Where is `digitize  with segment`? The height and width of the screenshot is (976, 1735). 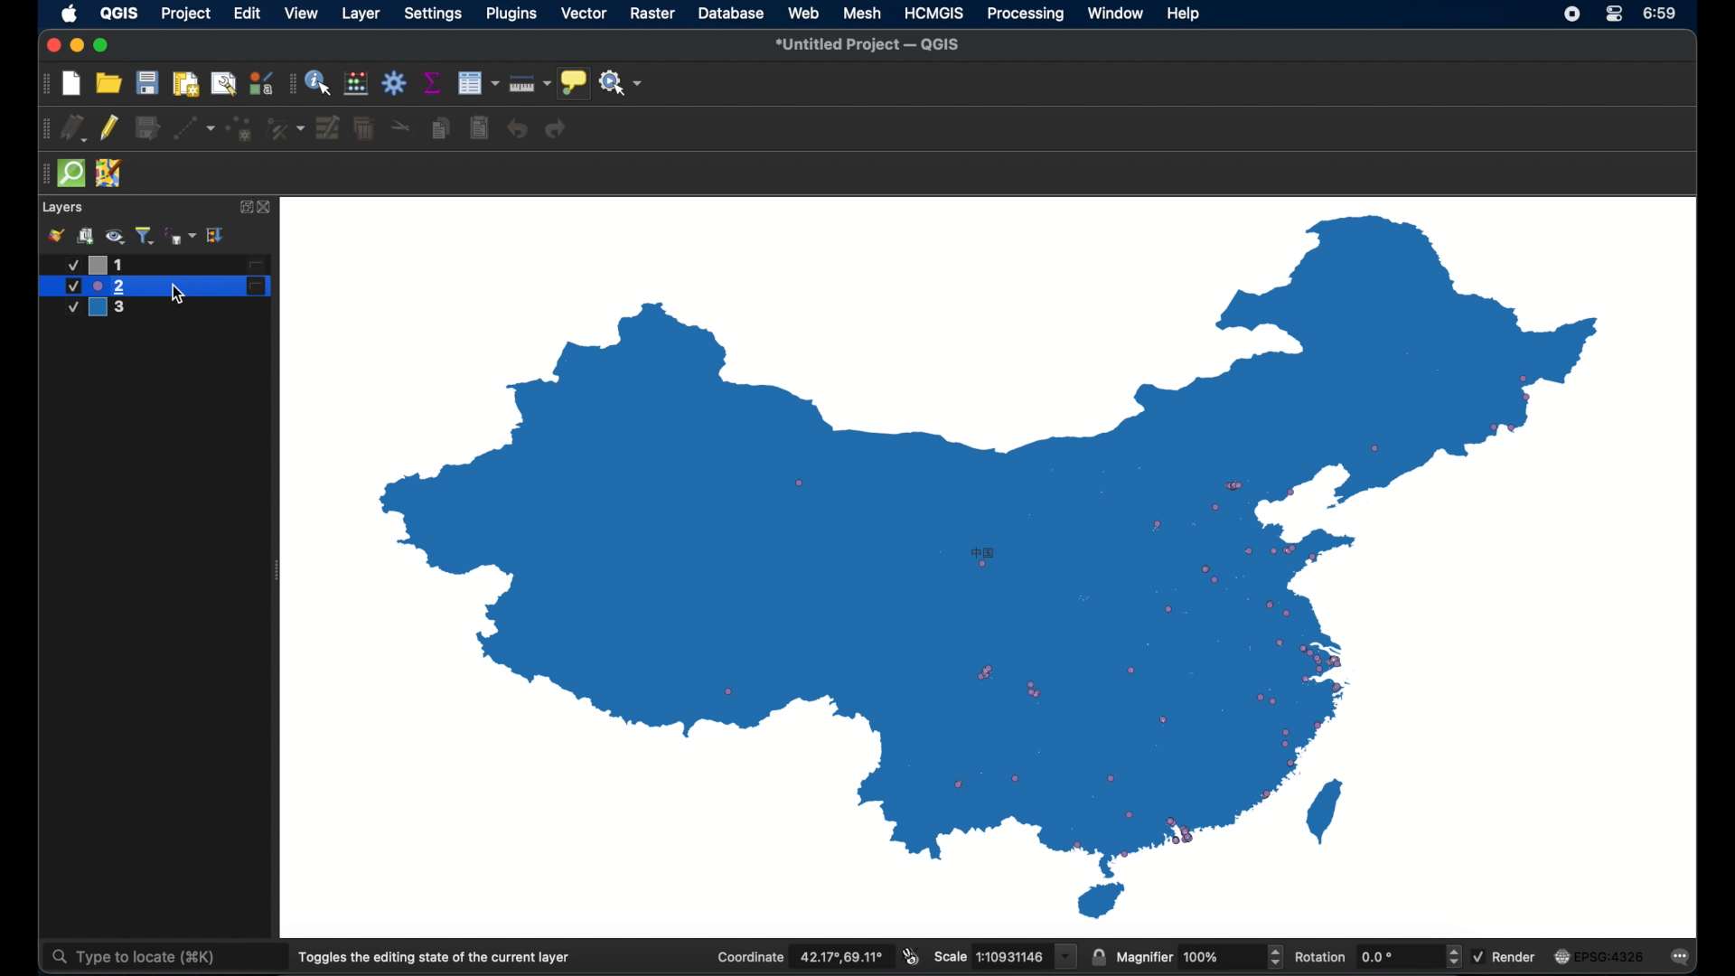 digitize  with segment is located at coordinates (194, 128).